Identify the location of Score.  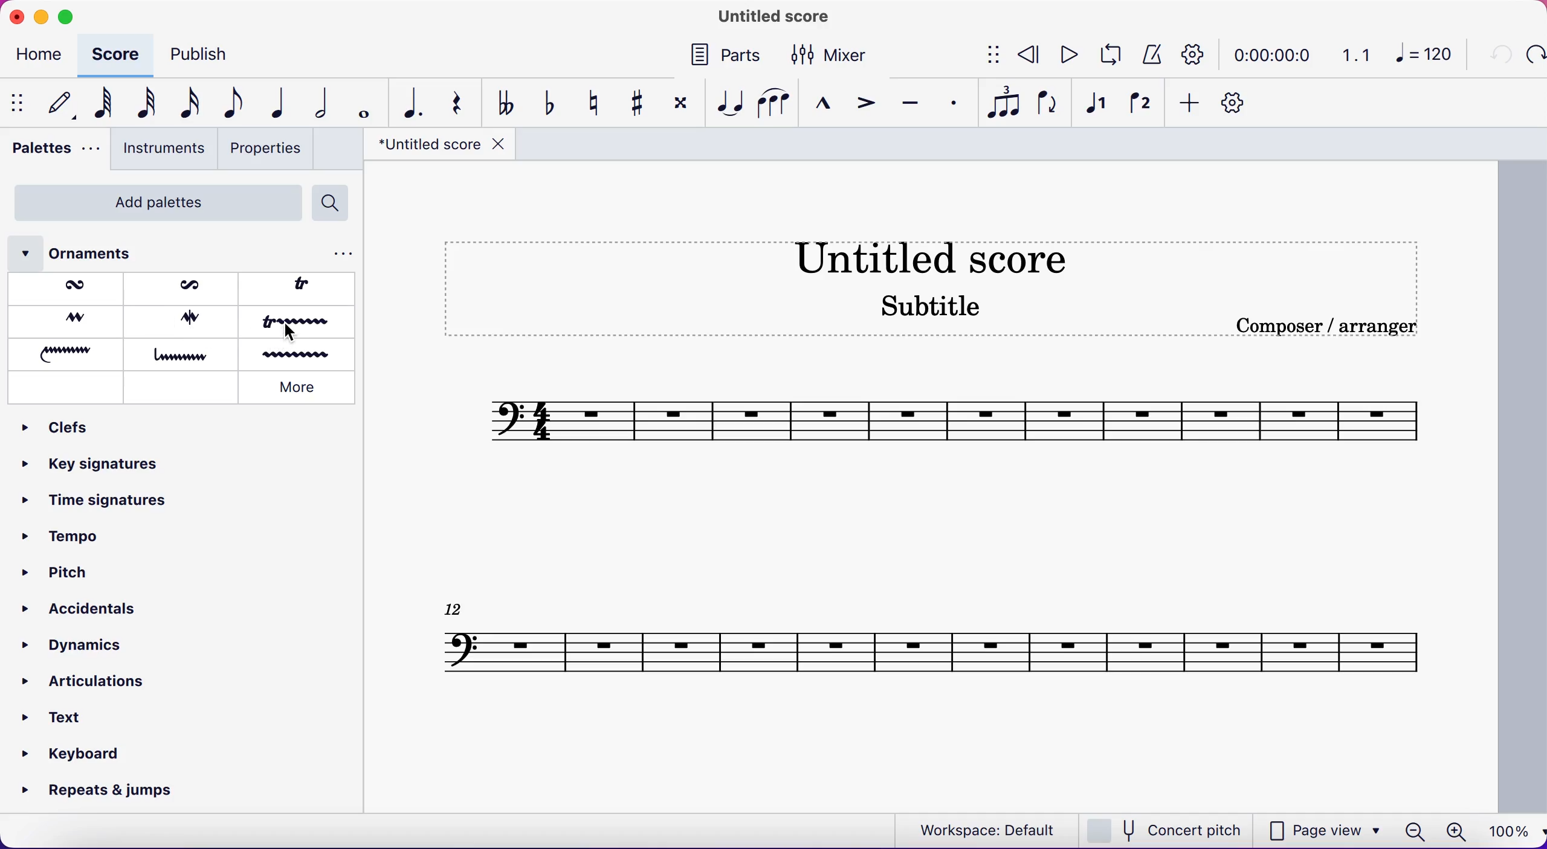
(932, 641).